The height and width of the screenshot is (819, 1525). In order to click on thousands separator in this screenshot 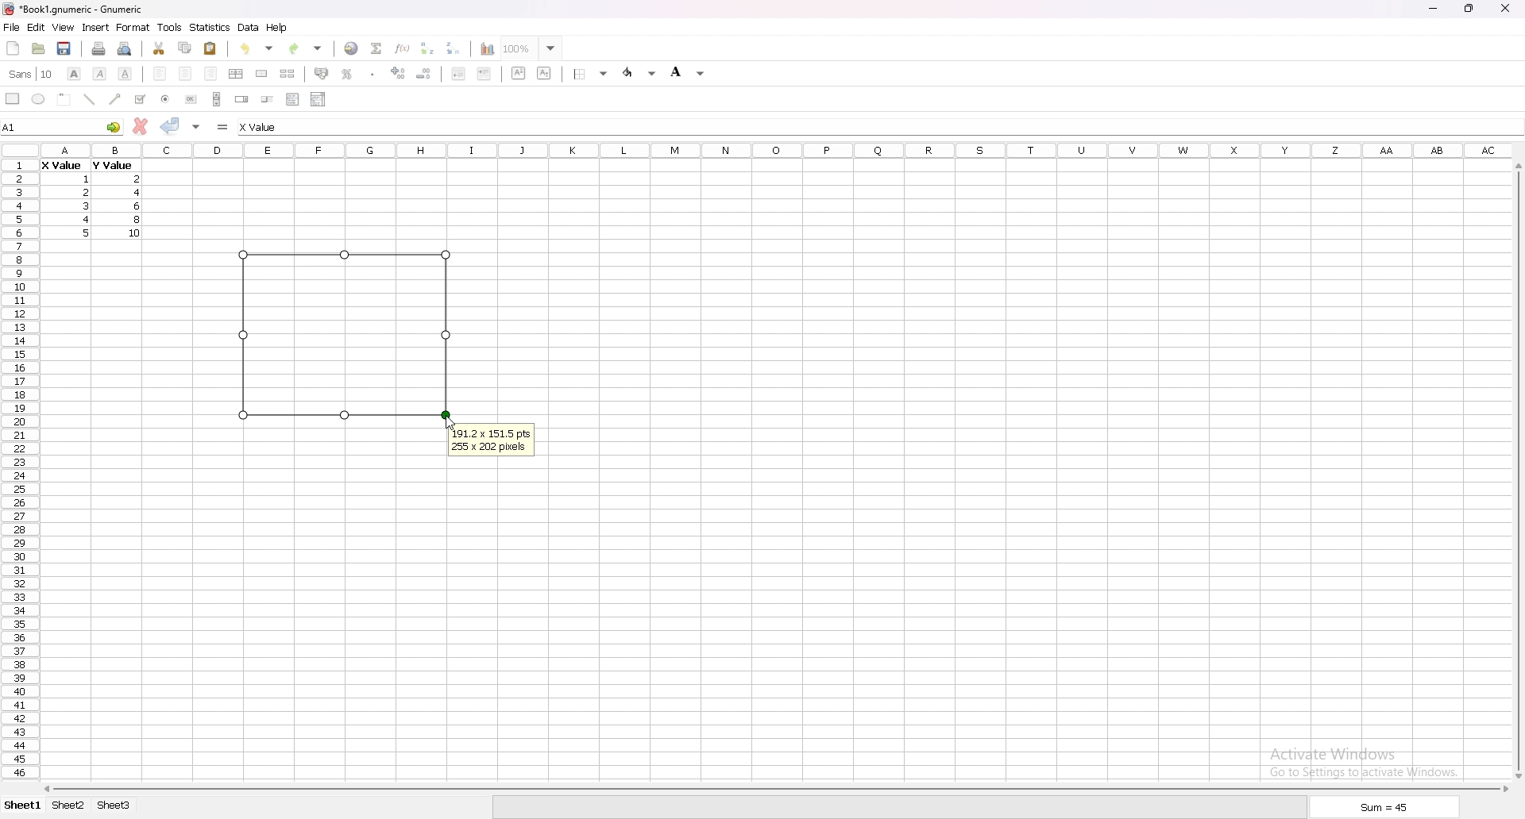, I will do `click(373, 73)`.